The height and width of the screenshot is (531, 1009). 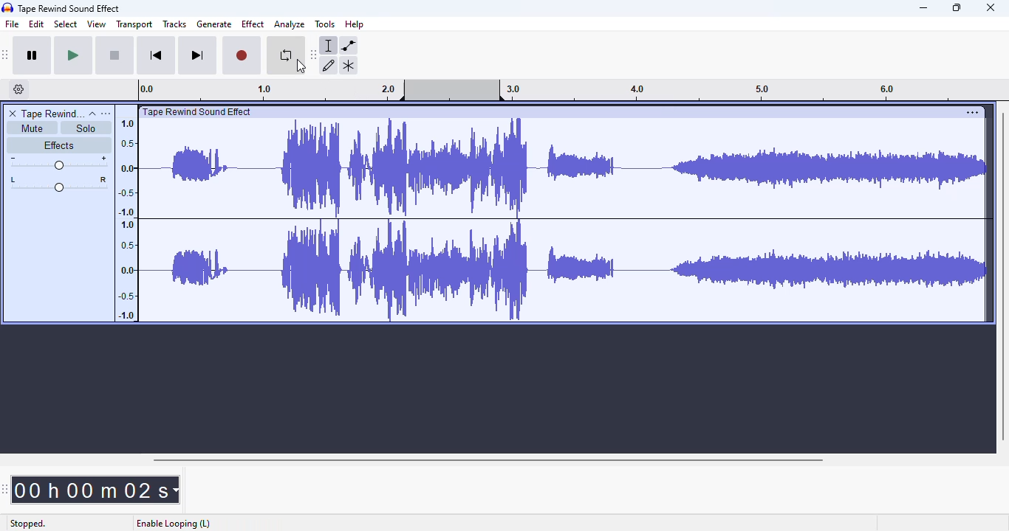 What do you see at coordinates (58, 164) in the screenshot?
I see `volume` at bounding box center [58, 164].